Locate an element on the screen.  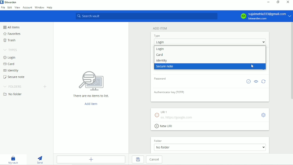
Card is located at coordinates (160, 55).